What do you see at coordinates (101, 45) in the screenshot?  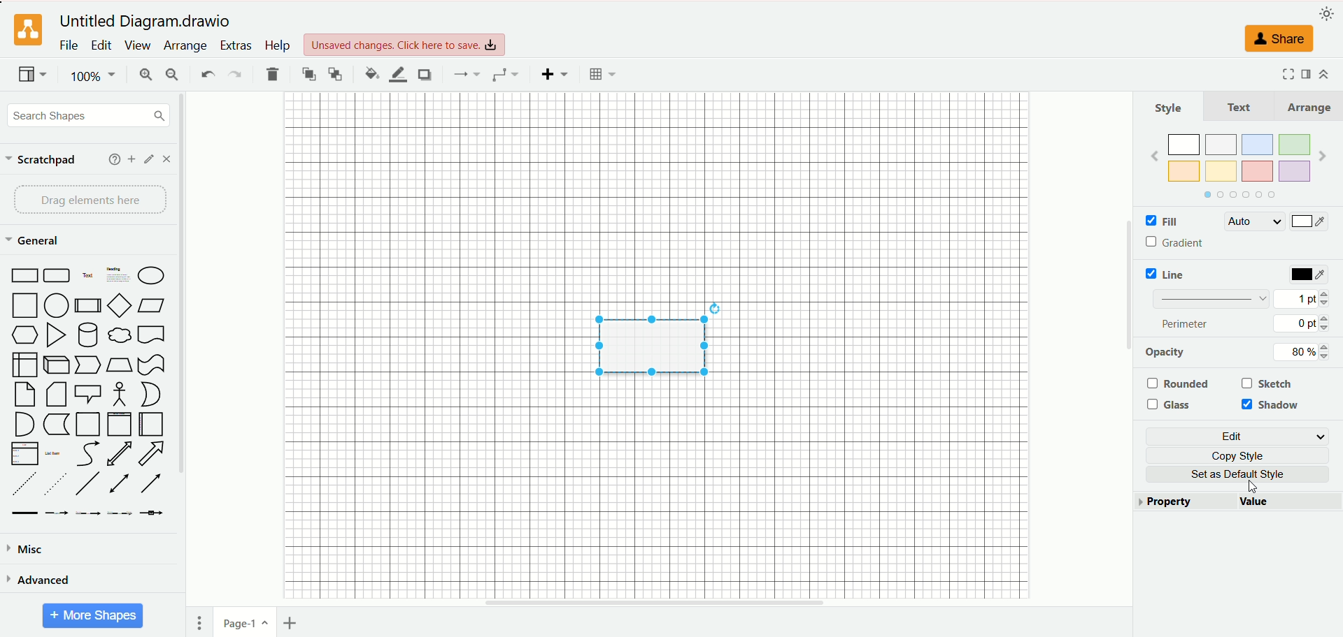 I see `edit` at bounding box center [101, 45].